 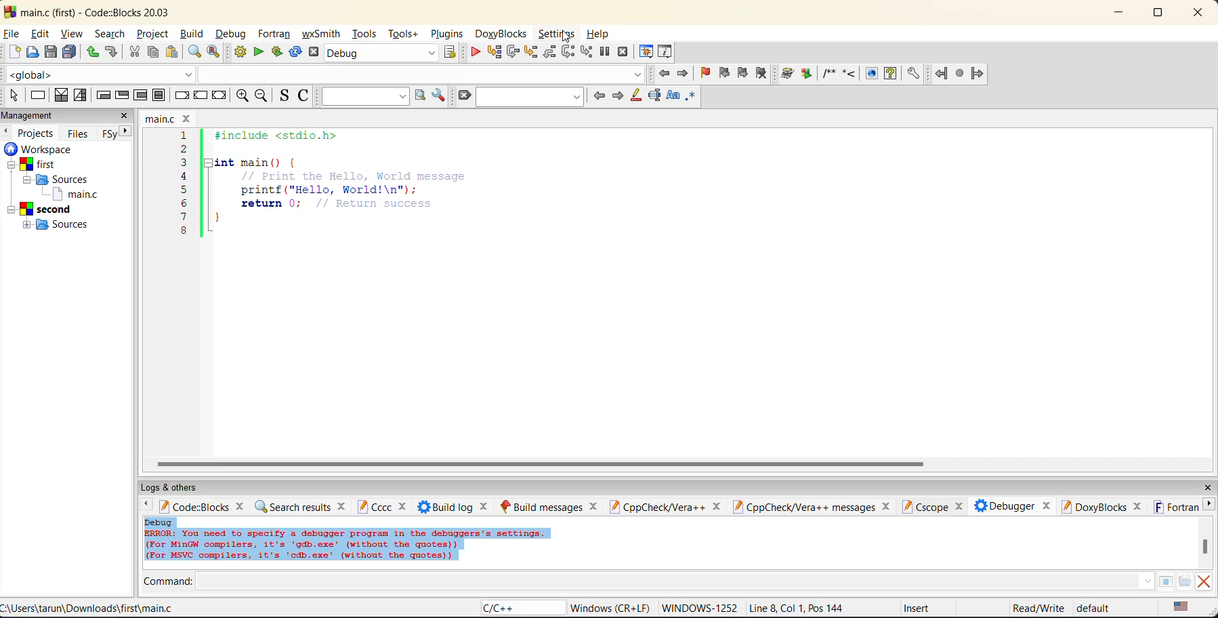 I want to click on maximize, so click(x=1158, y=14).